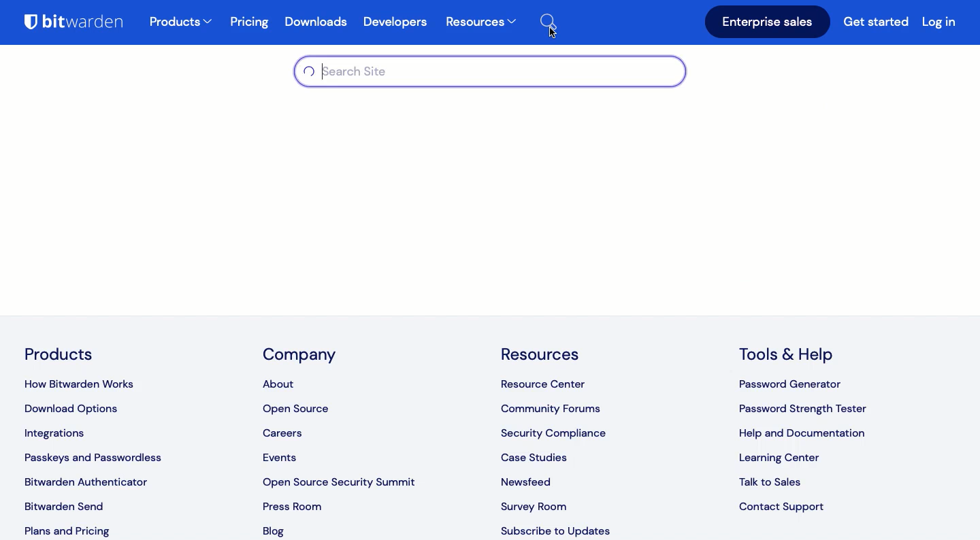 This screenshot has height=540, width=980. What do you see at coordinates (77, 409) in the screenshot?
I see `download options` at bounding box center [77, 409].